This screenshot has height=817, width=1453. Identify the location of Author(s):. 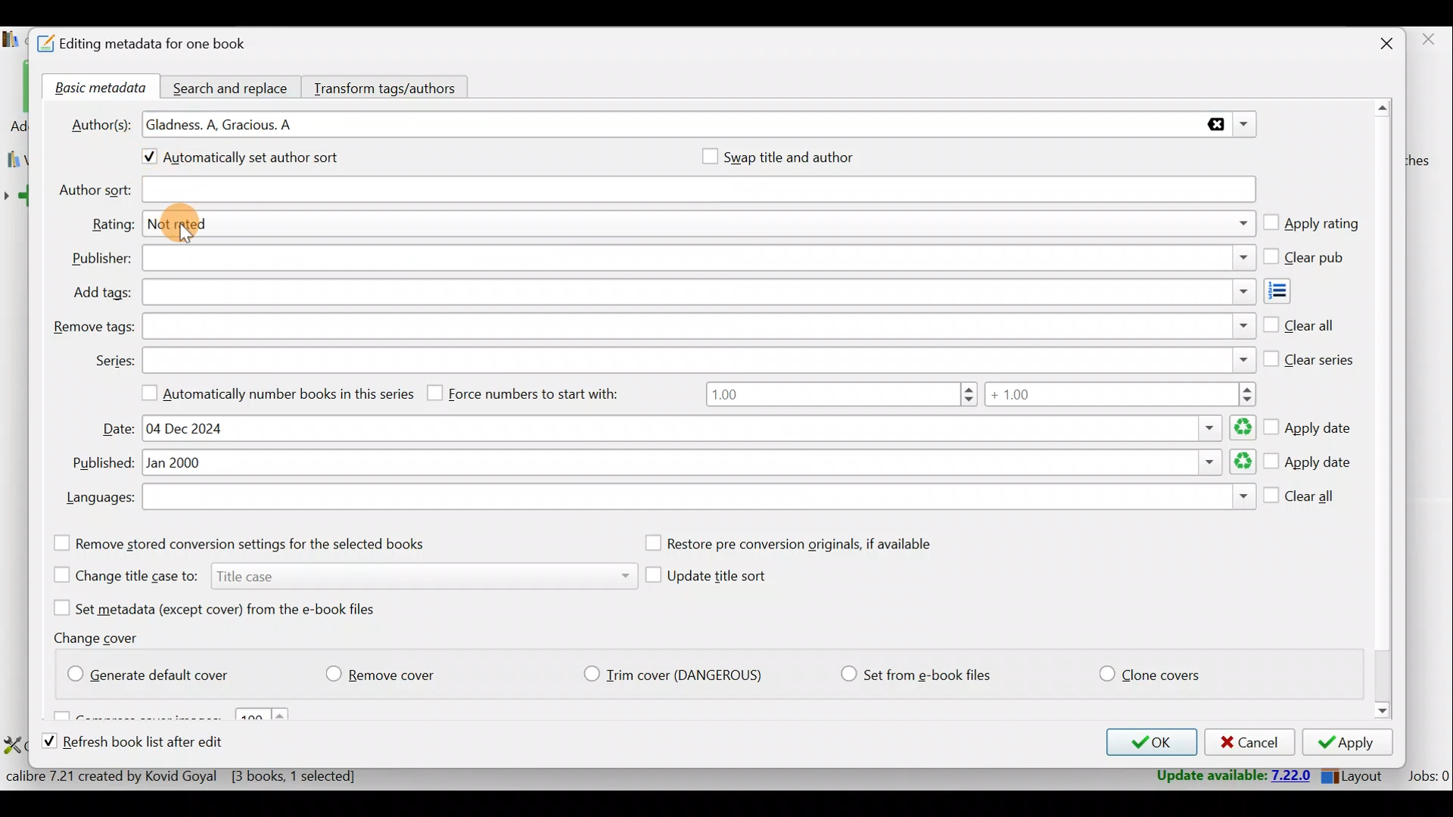
(101, 123).